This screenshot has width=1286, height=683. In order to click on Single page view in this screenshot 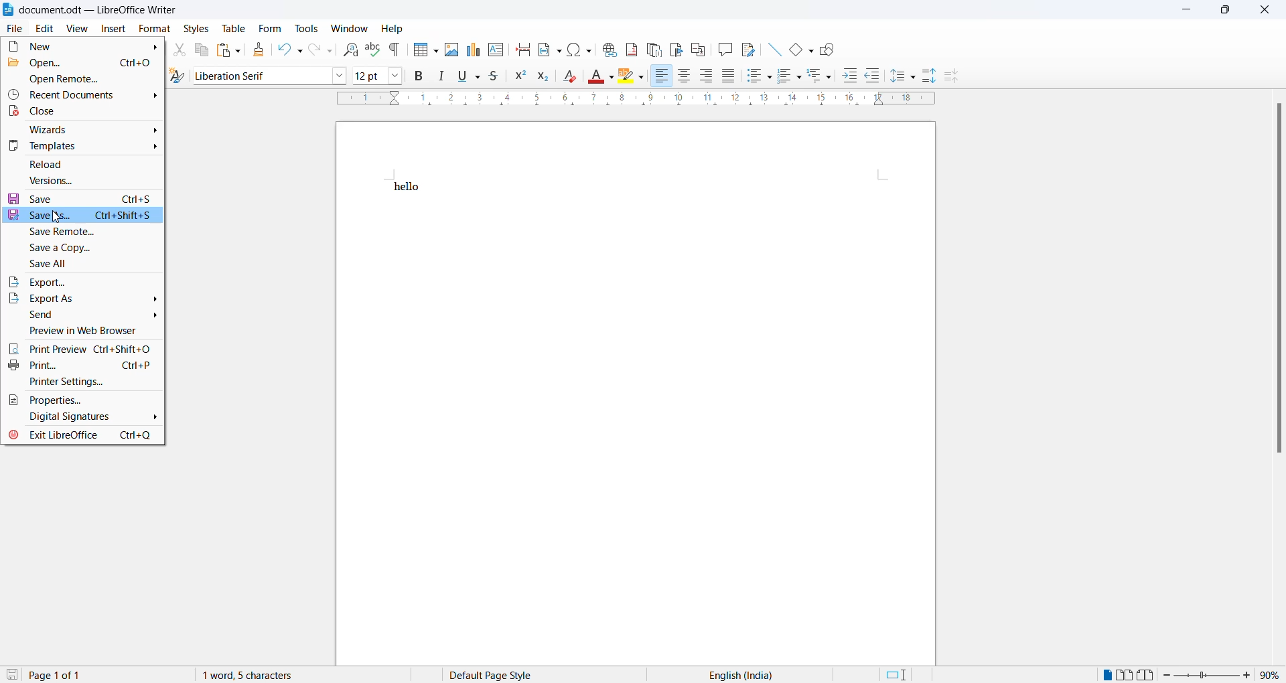, I will do `click(1106, 675)`.